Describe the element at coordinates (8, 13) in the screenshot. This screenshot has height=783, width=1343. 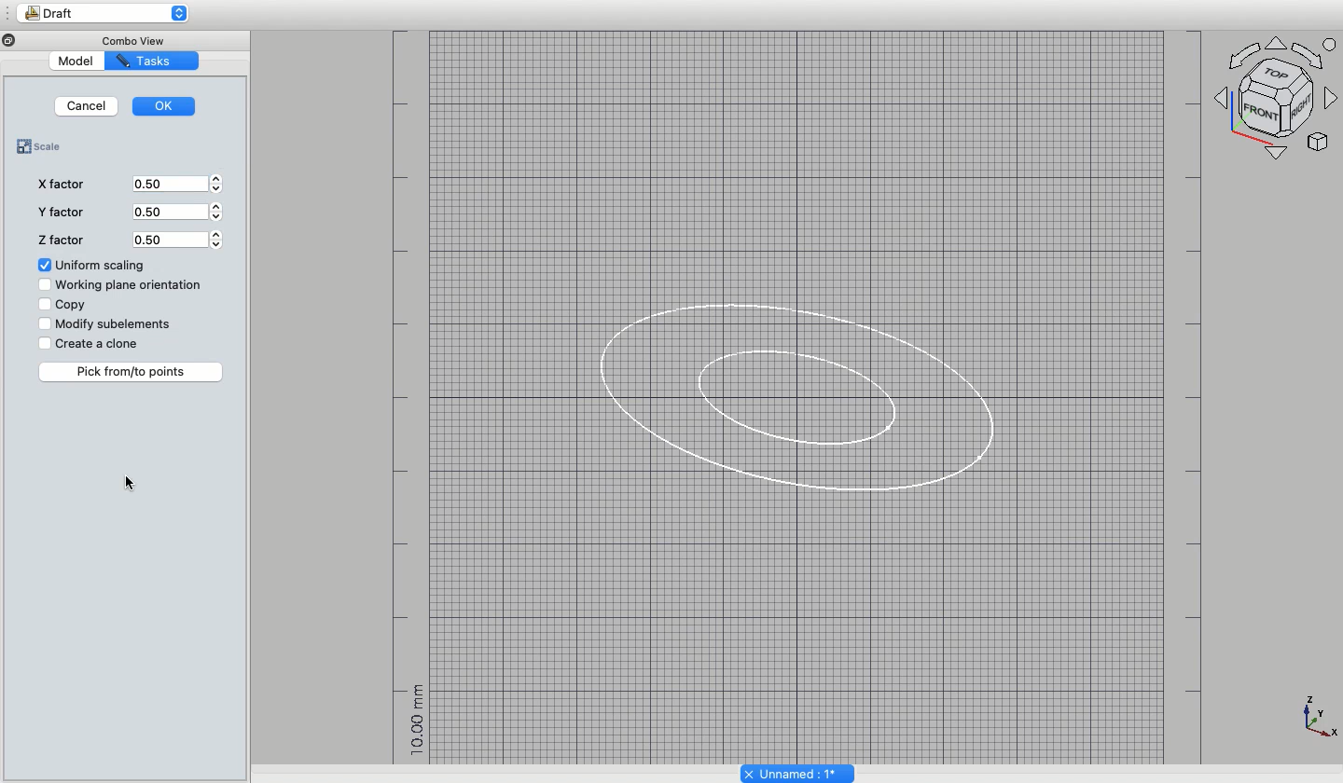
I see `Sidebar` at that location.